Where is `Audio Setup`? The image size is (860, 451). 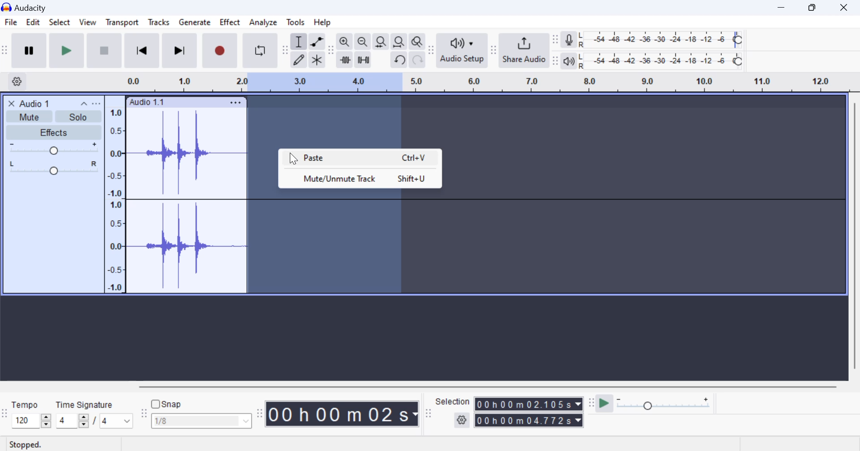 Audio Setup is located at coordinates (461, 50).